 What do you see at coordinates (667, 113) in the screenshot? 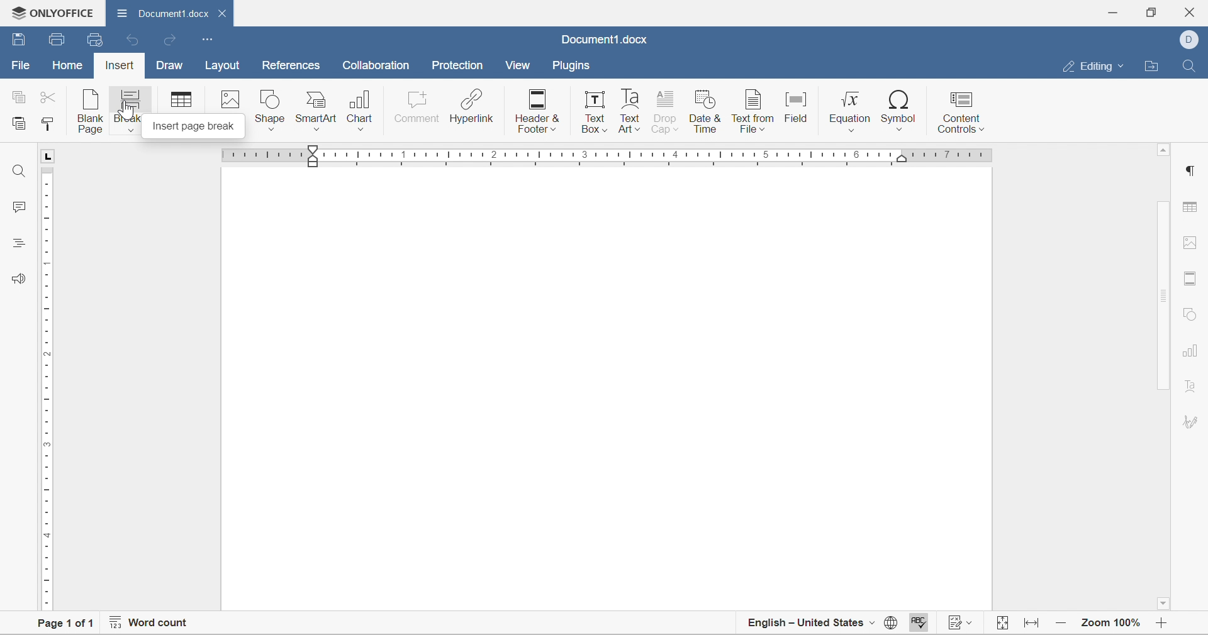
I see `Drop cap` at bounding box center [667, 113].